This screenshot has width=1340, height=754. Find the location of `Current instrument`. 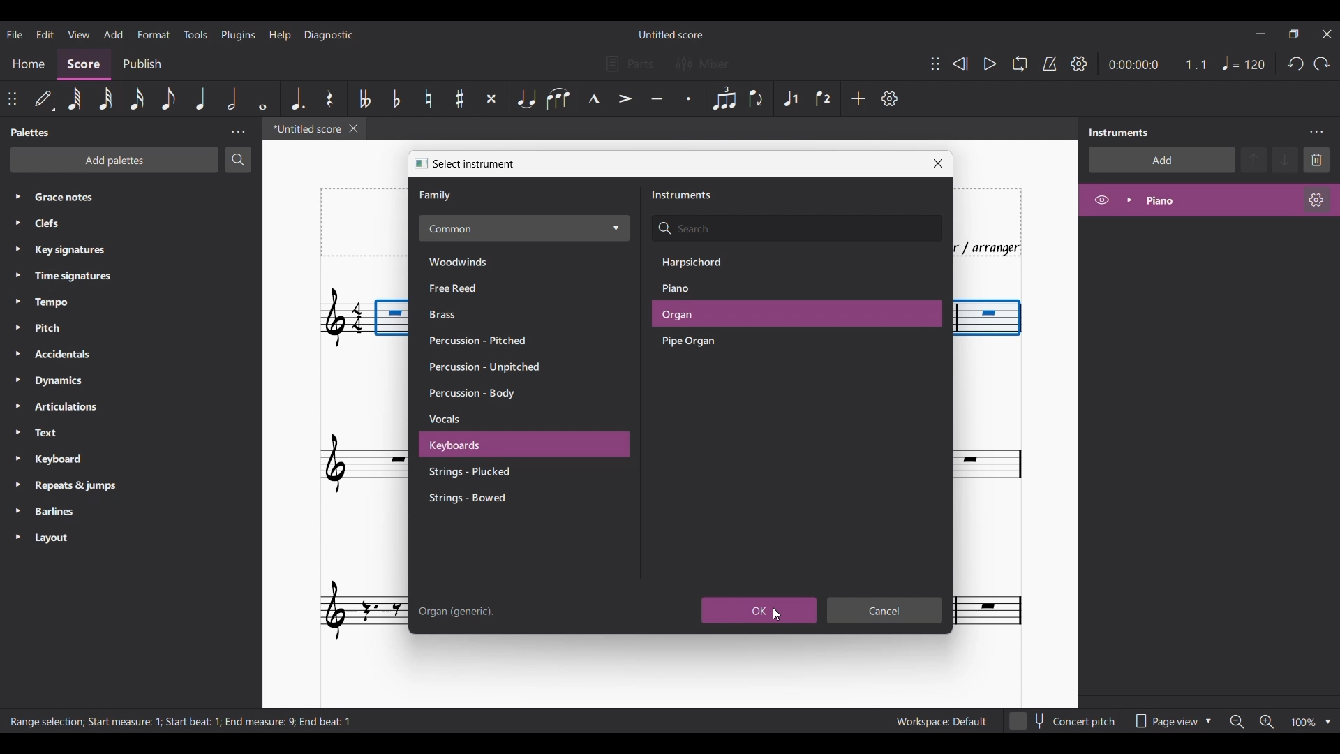

Current instrument is located at coordinates (1216, 200).